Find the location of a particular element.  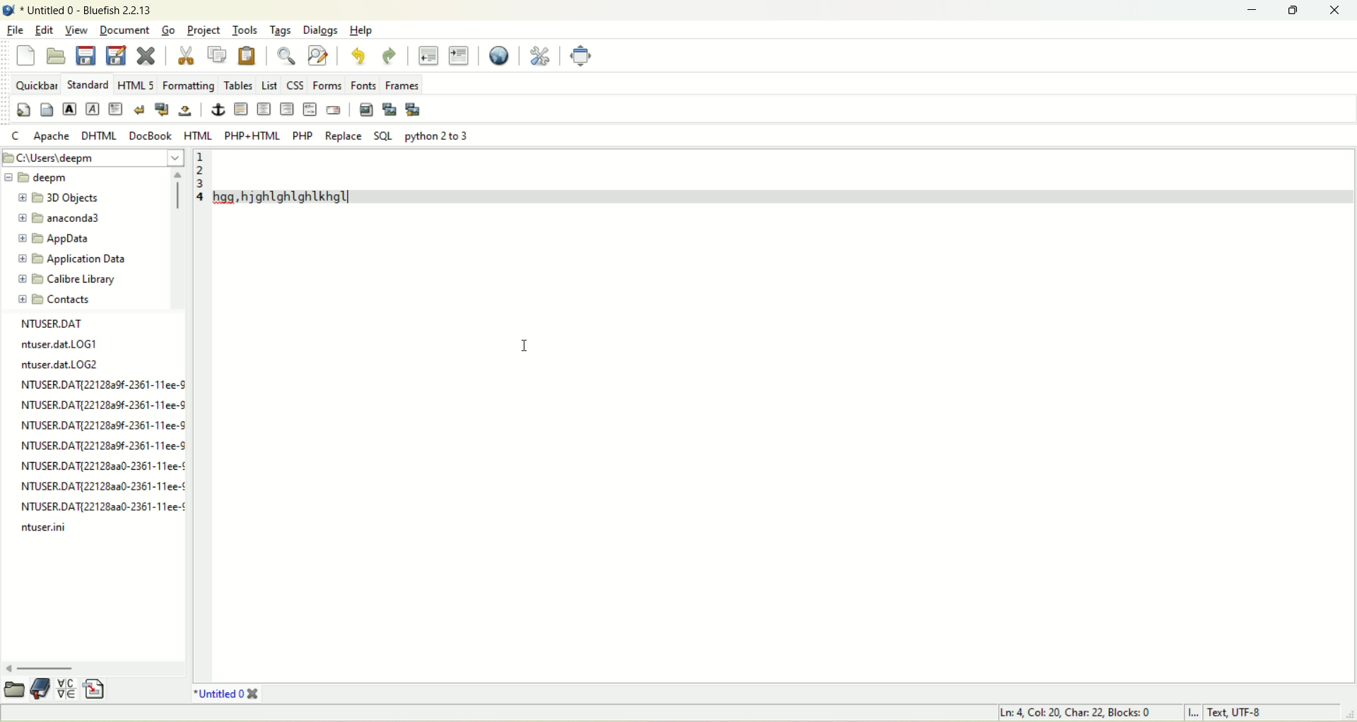

save is located at coordinates (86, 54).